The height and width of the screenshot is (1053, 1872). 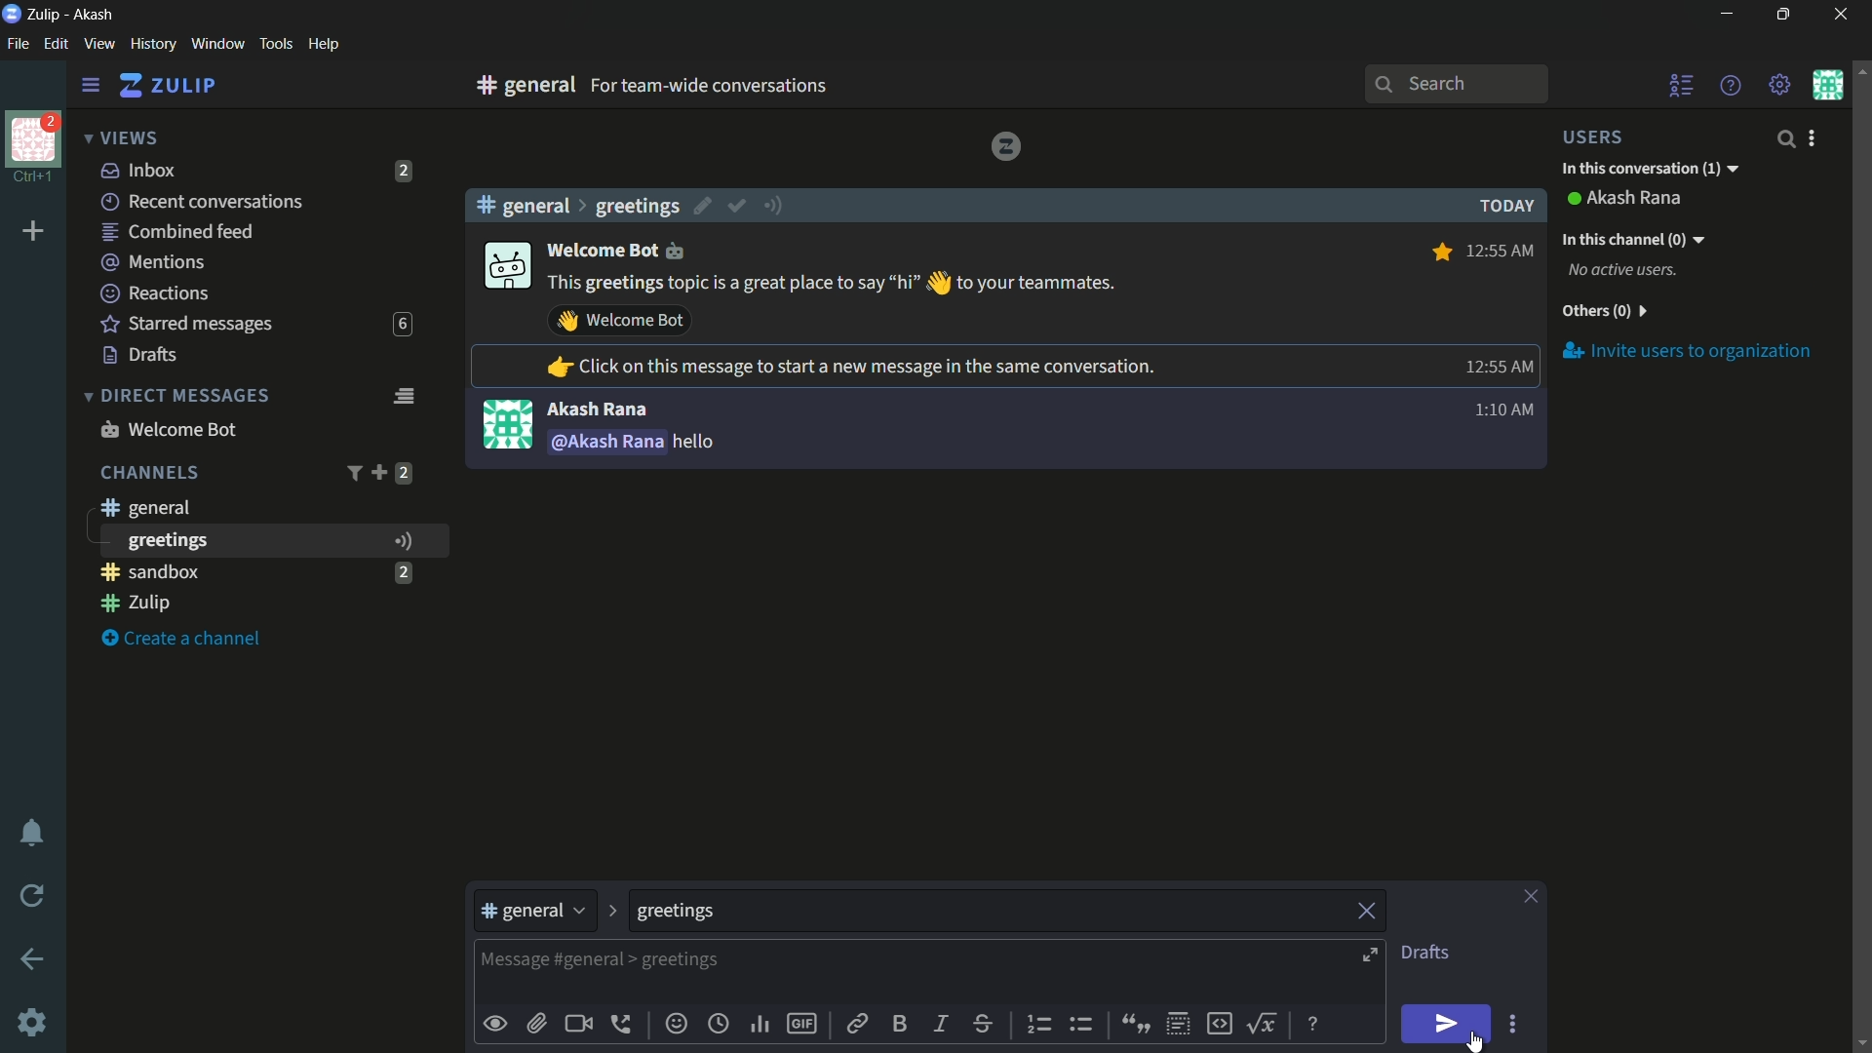 I want to click on remove topic, so click(x=1370, y=909).